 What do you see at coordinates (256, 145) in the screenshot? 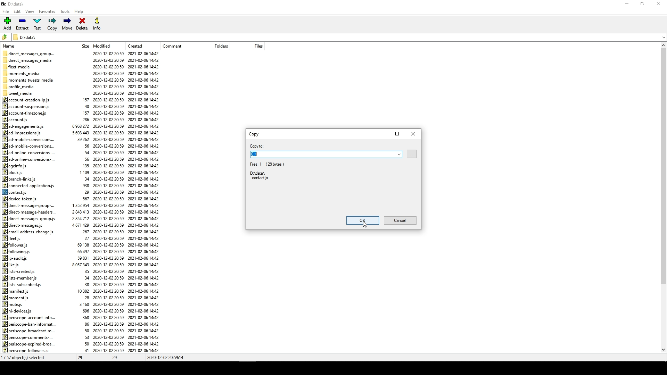
I see `copy to` at bounding box center [256, 145].